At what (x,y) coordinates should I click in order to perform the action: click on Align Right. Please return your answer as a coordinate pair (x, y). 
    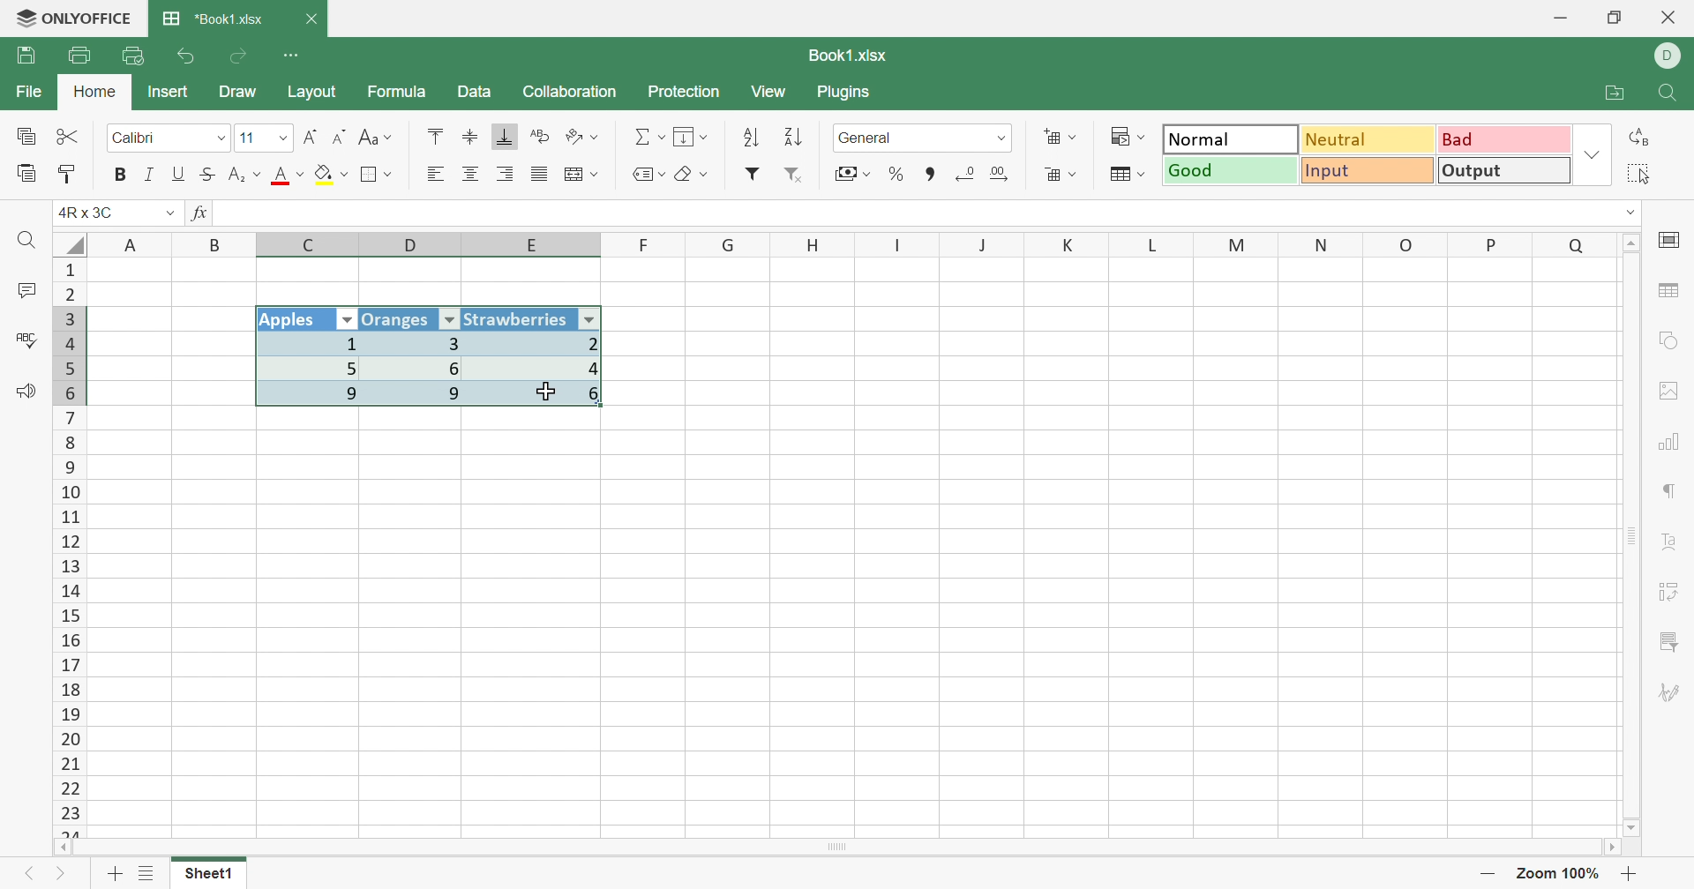
    Looking at the image, I should click on (435, 174).